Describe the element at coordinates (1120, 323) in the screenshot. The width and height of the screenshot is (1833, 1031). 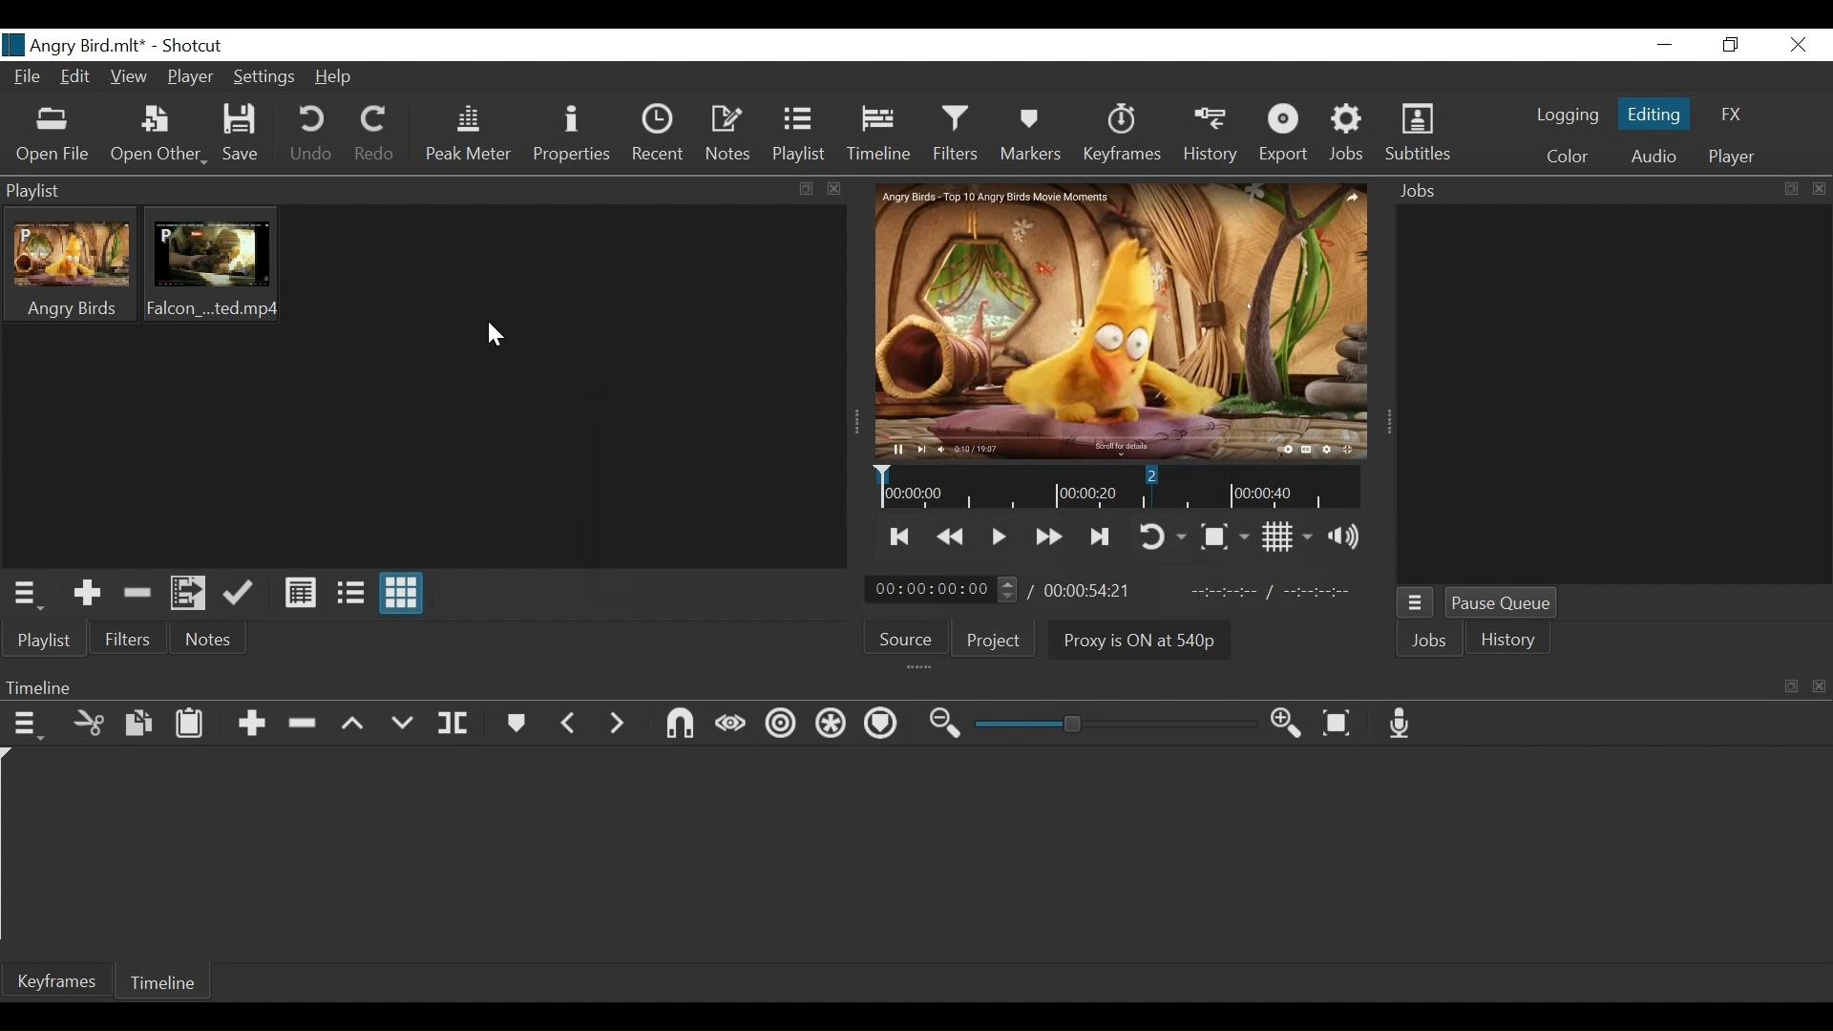
I see `Media Viewer` at that location.